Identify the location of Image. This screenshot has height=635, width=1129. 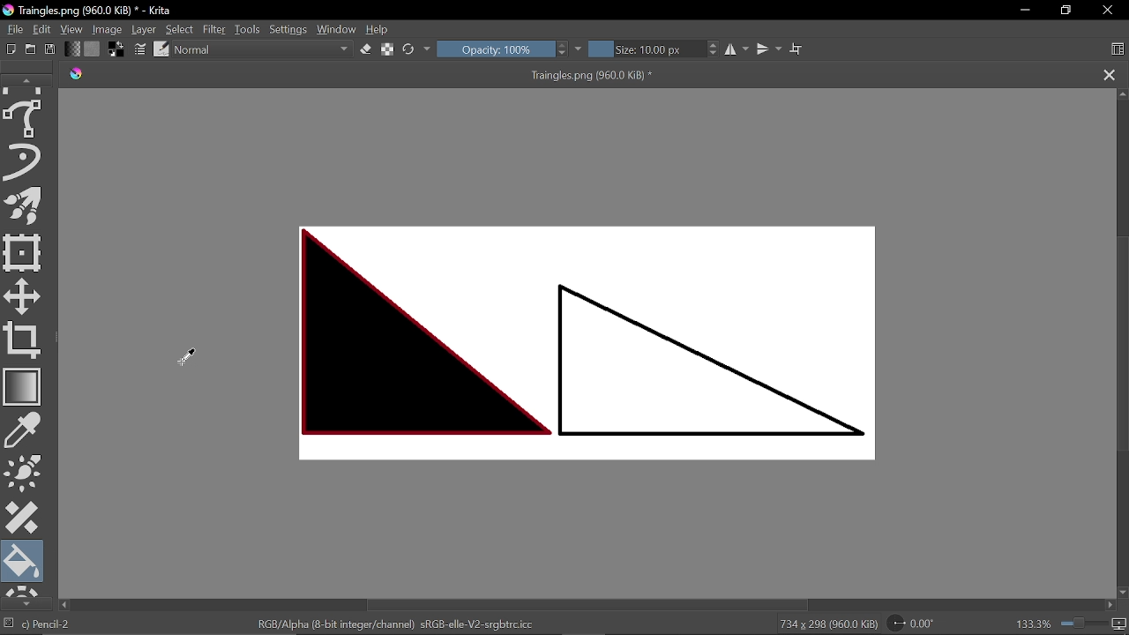
(108, 31).